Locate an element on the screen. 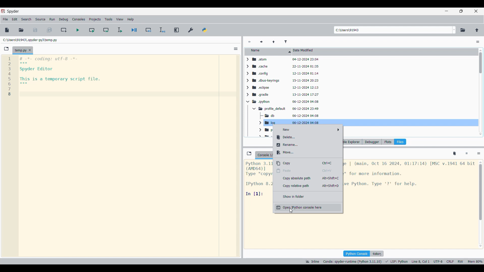 The image size is (484, 272). New file is located at coordinates (7, 30).